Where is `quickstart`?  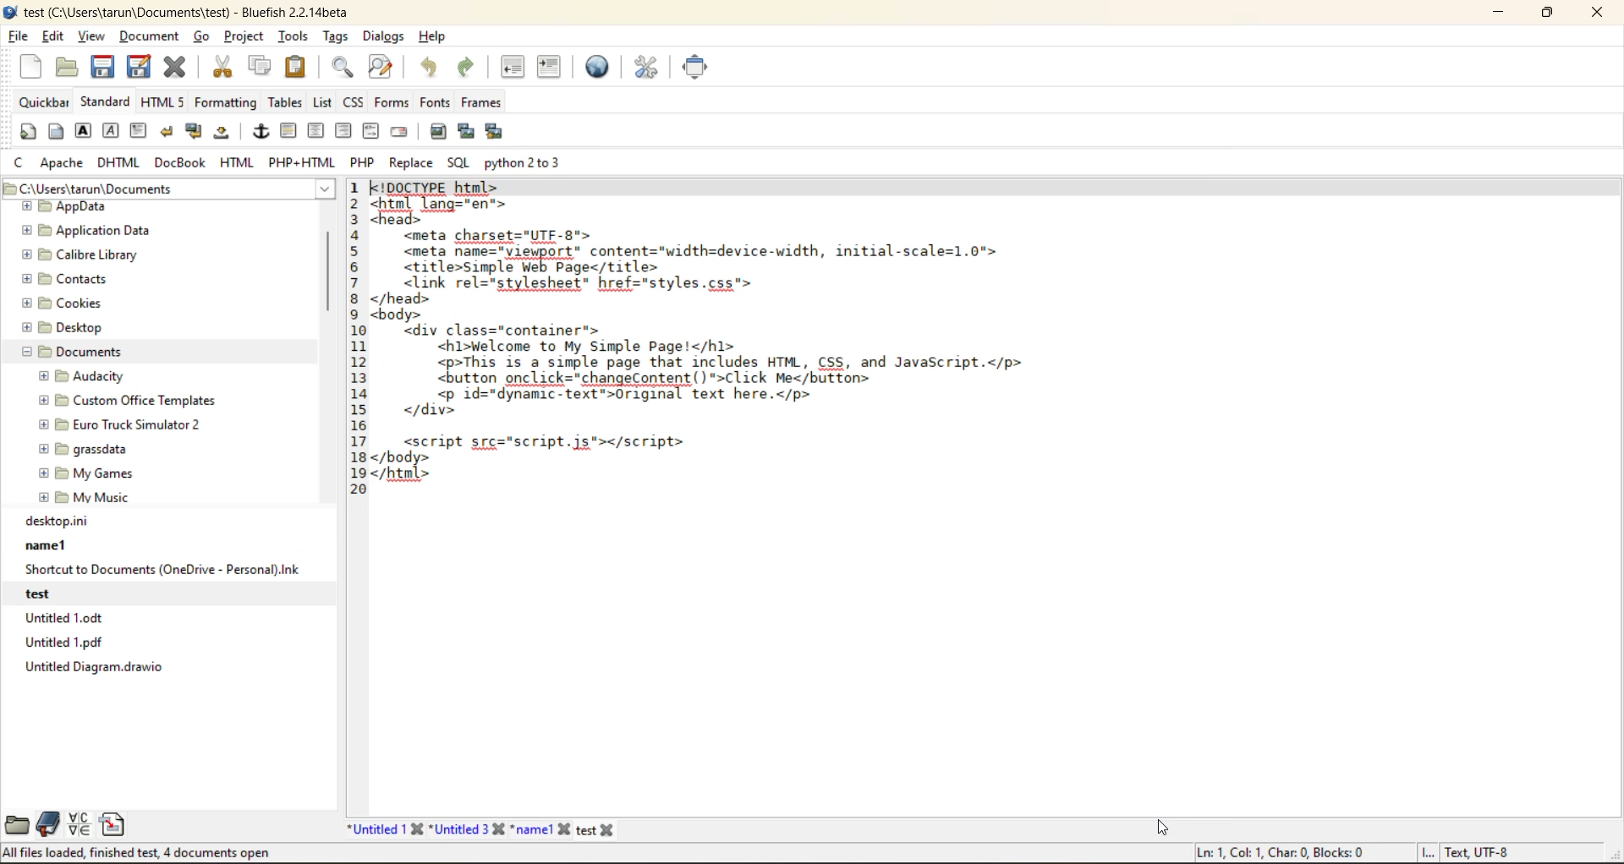 quickstart is located at coordinates (26, 134).